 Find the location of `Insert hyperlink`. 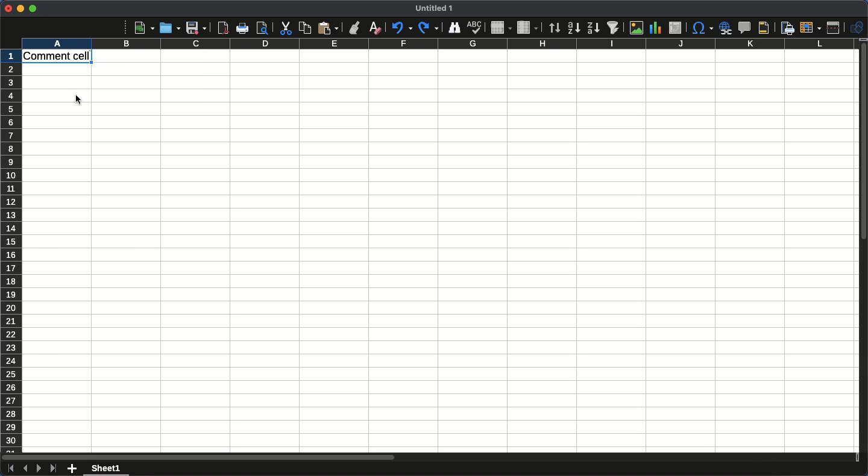

Insert hyperlink is located at coordinates (725, 27).